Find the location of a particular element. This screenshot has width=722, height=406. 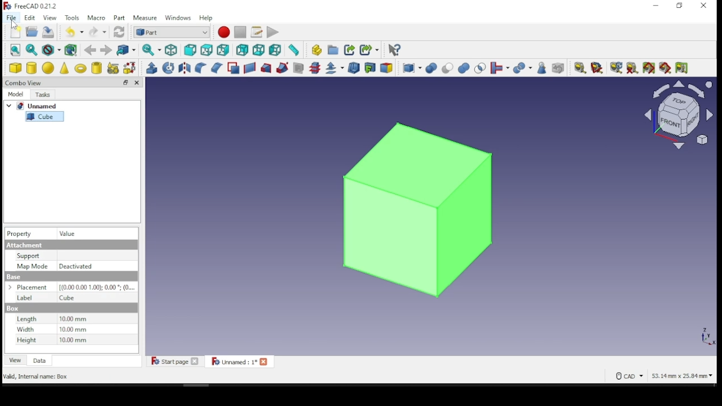

minimize is located at coordinates (657, 6).